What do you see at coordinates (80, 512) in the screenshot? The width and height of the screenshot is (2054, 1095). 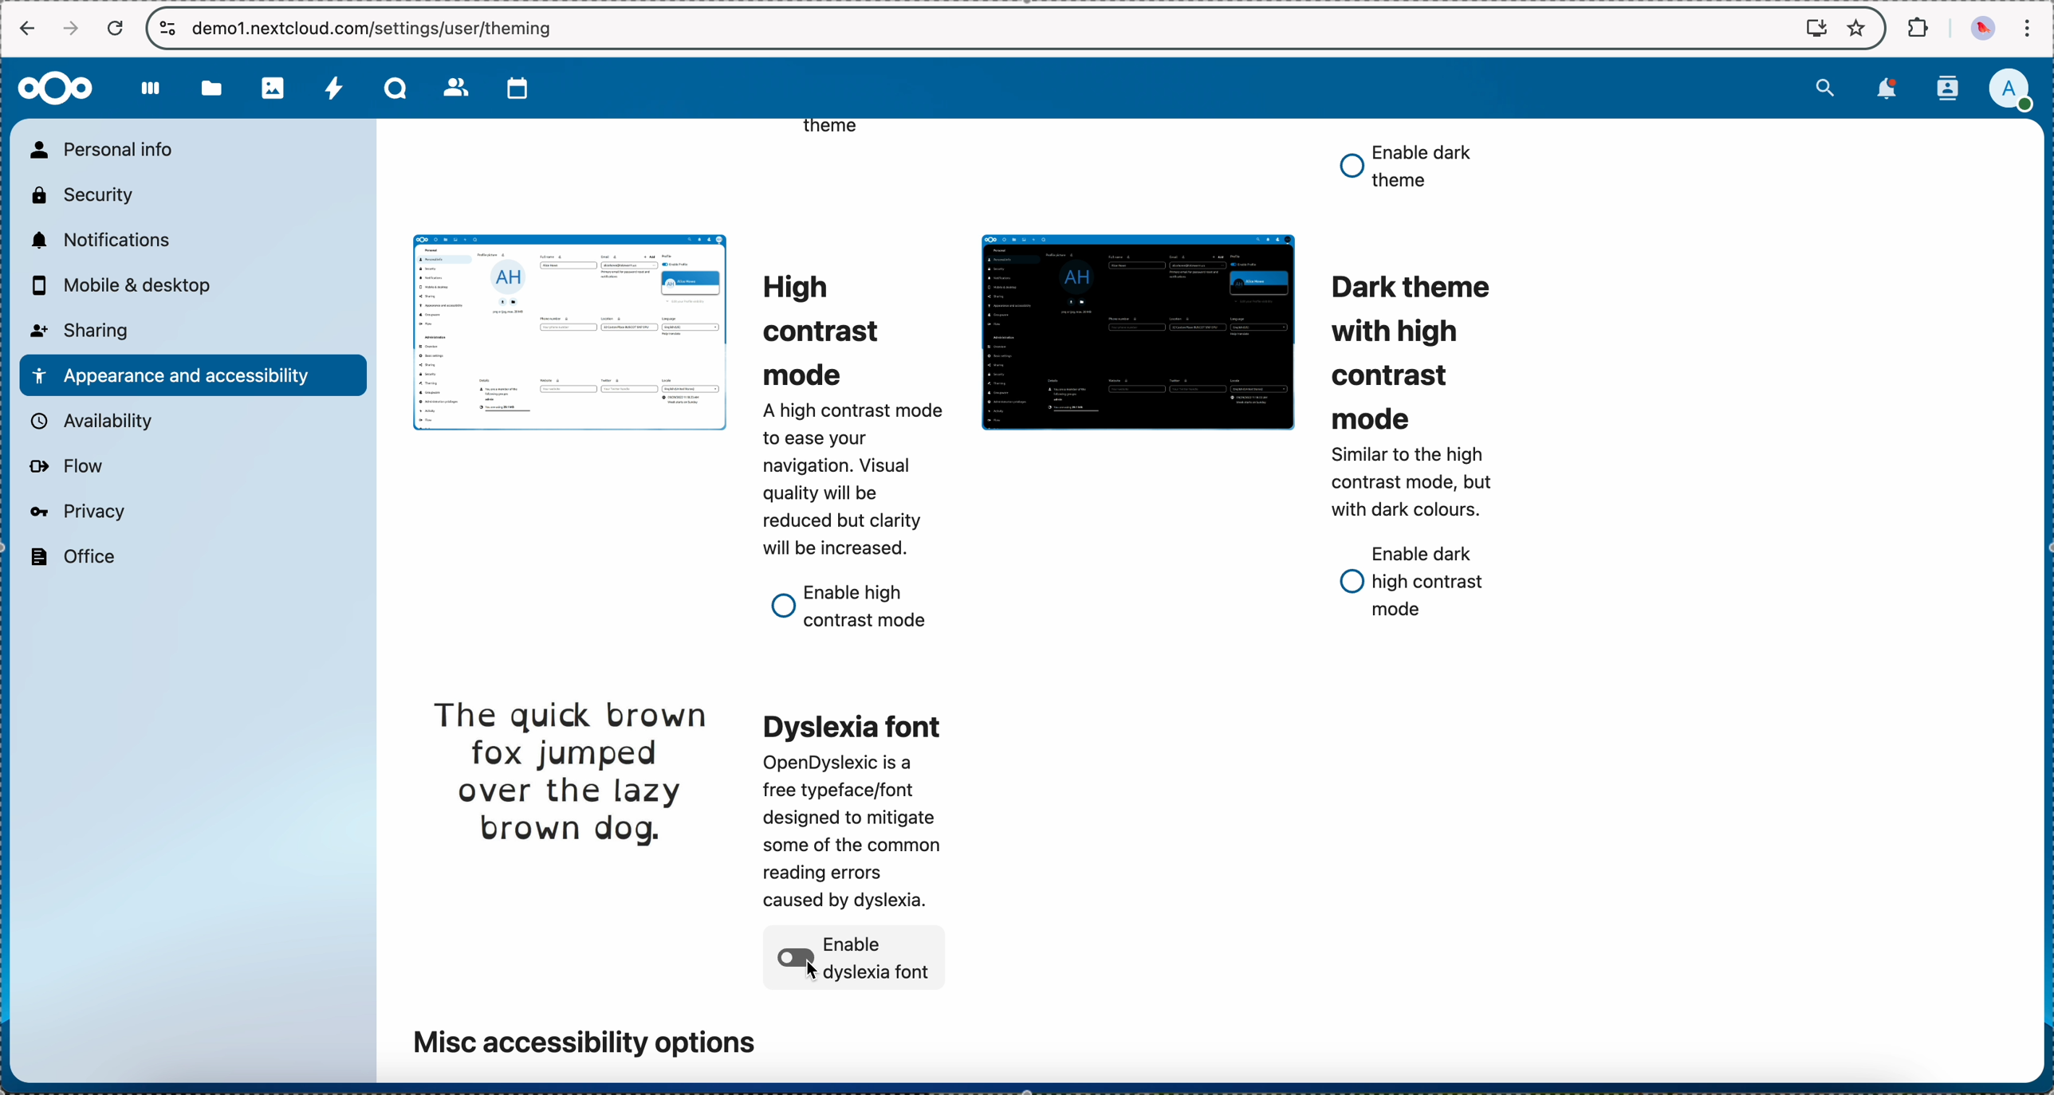 I see `privacy` at bounding box center [80, 512].